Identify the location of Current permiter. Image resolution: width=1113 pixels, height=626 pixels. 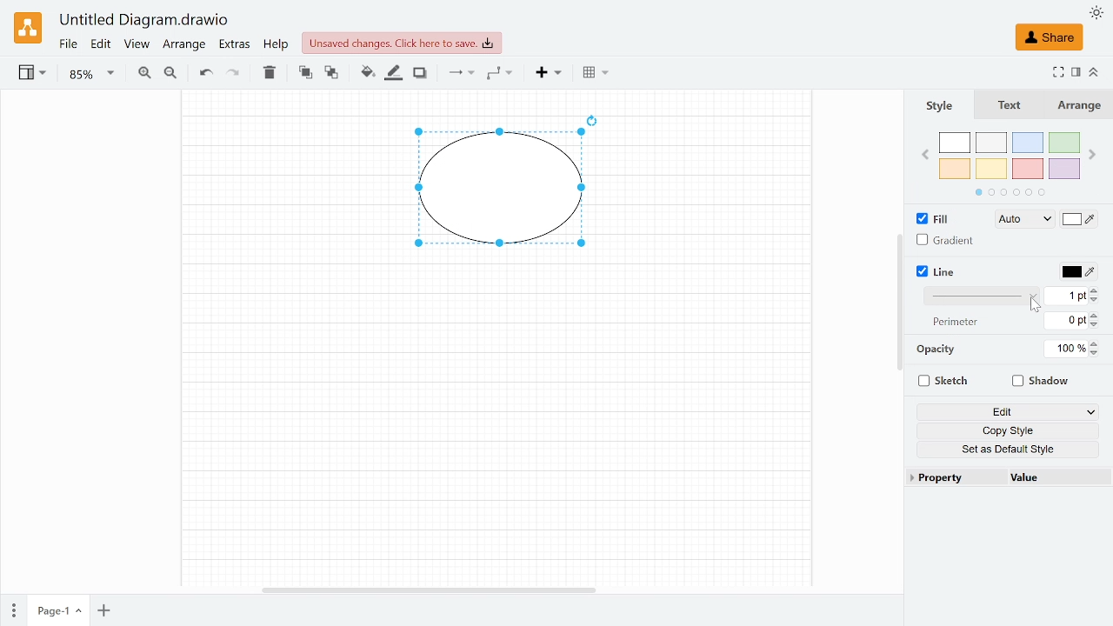
(1066, 321).